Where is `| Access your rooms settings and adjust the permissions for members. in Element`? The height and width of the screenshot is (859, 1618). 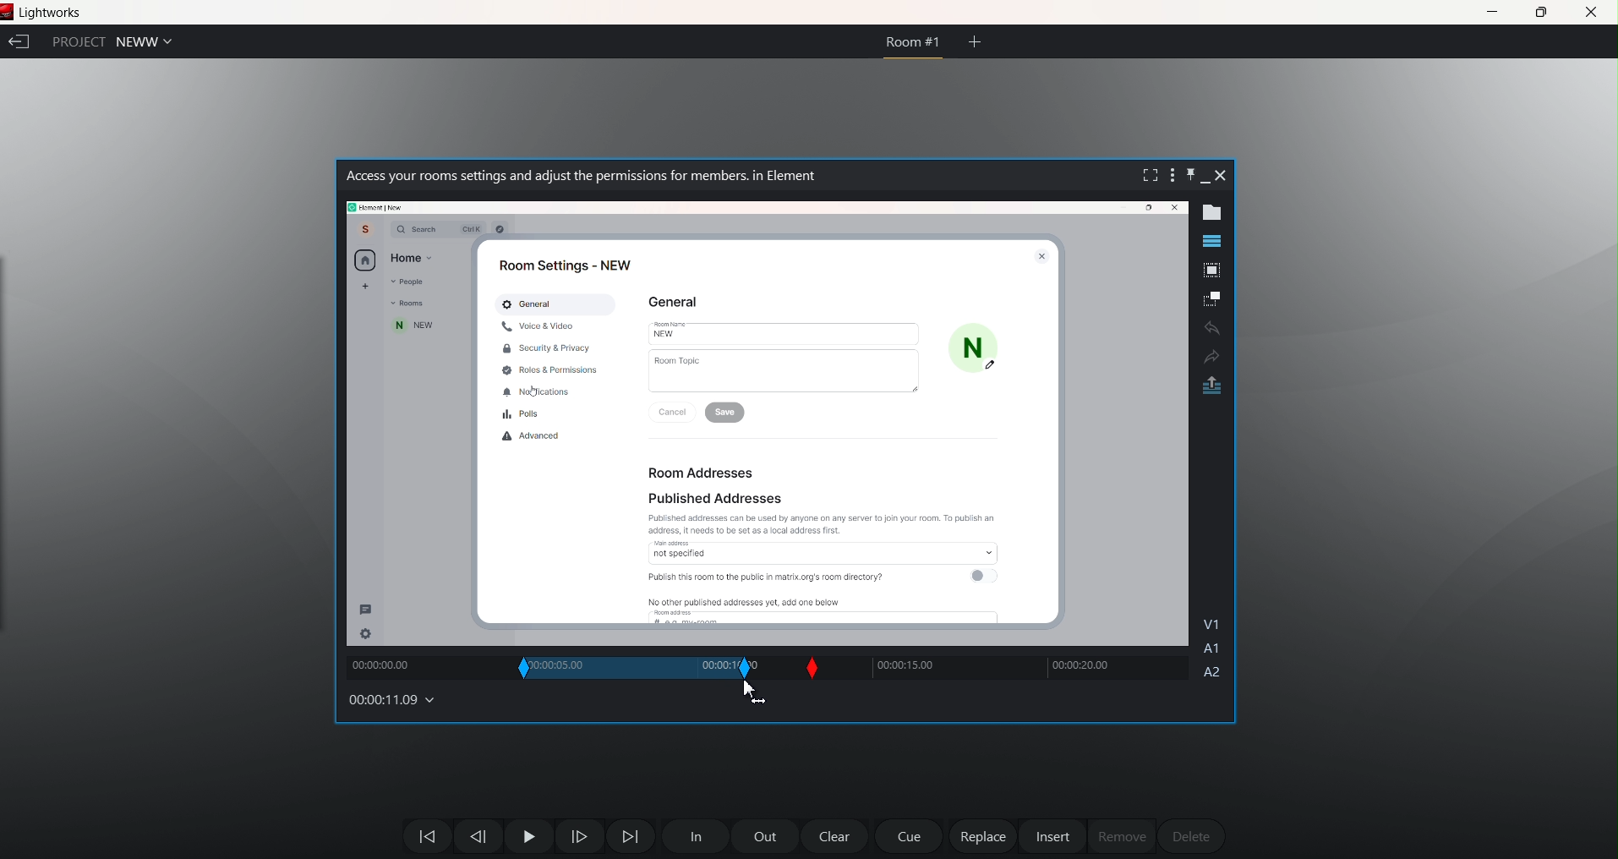
| Access your rooms settings and adjust the permissions for members. in Element is located at coordinates (616, 178).